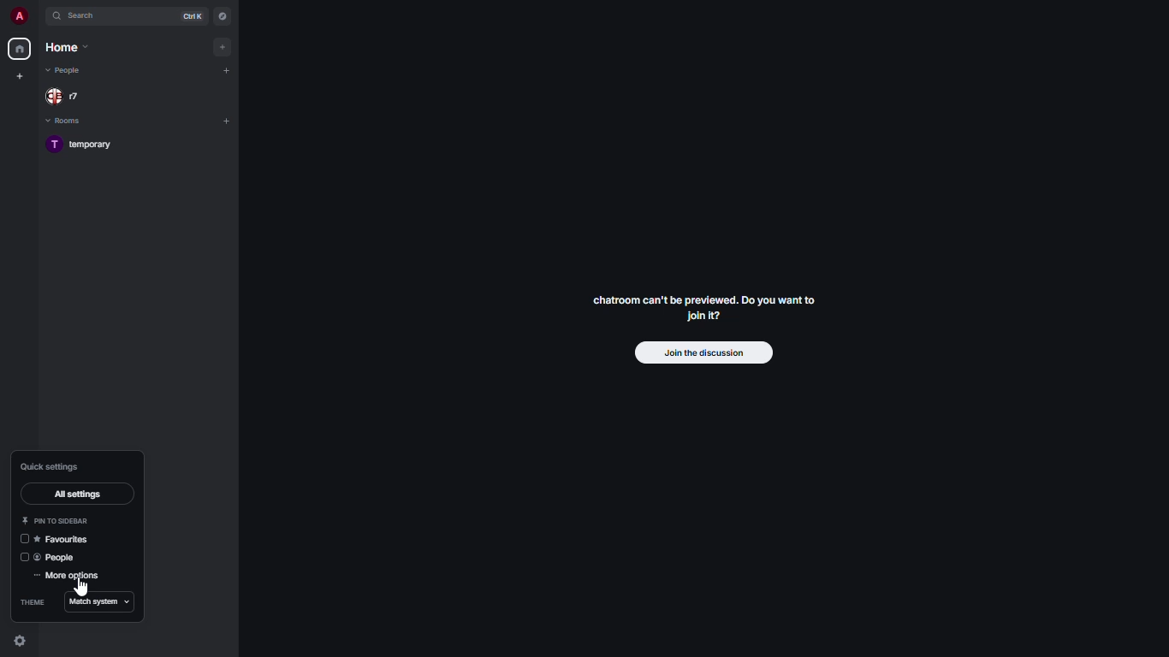 The image size is (1169, 657). I want to click on add, so click(227, 68).